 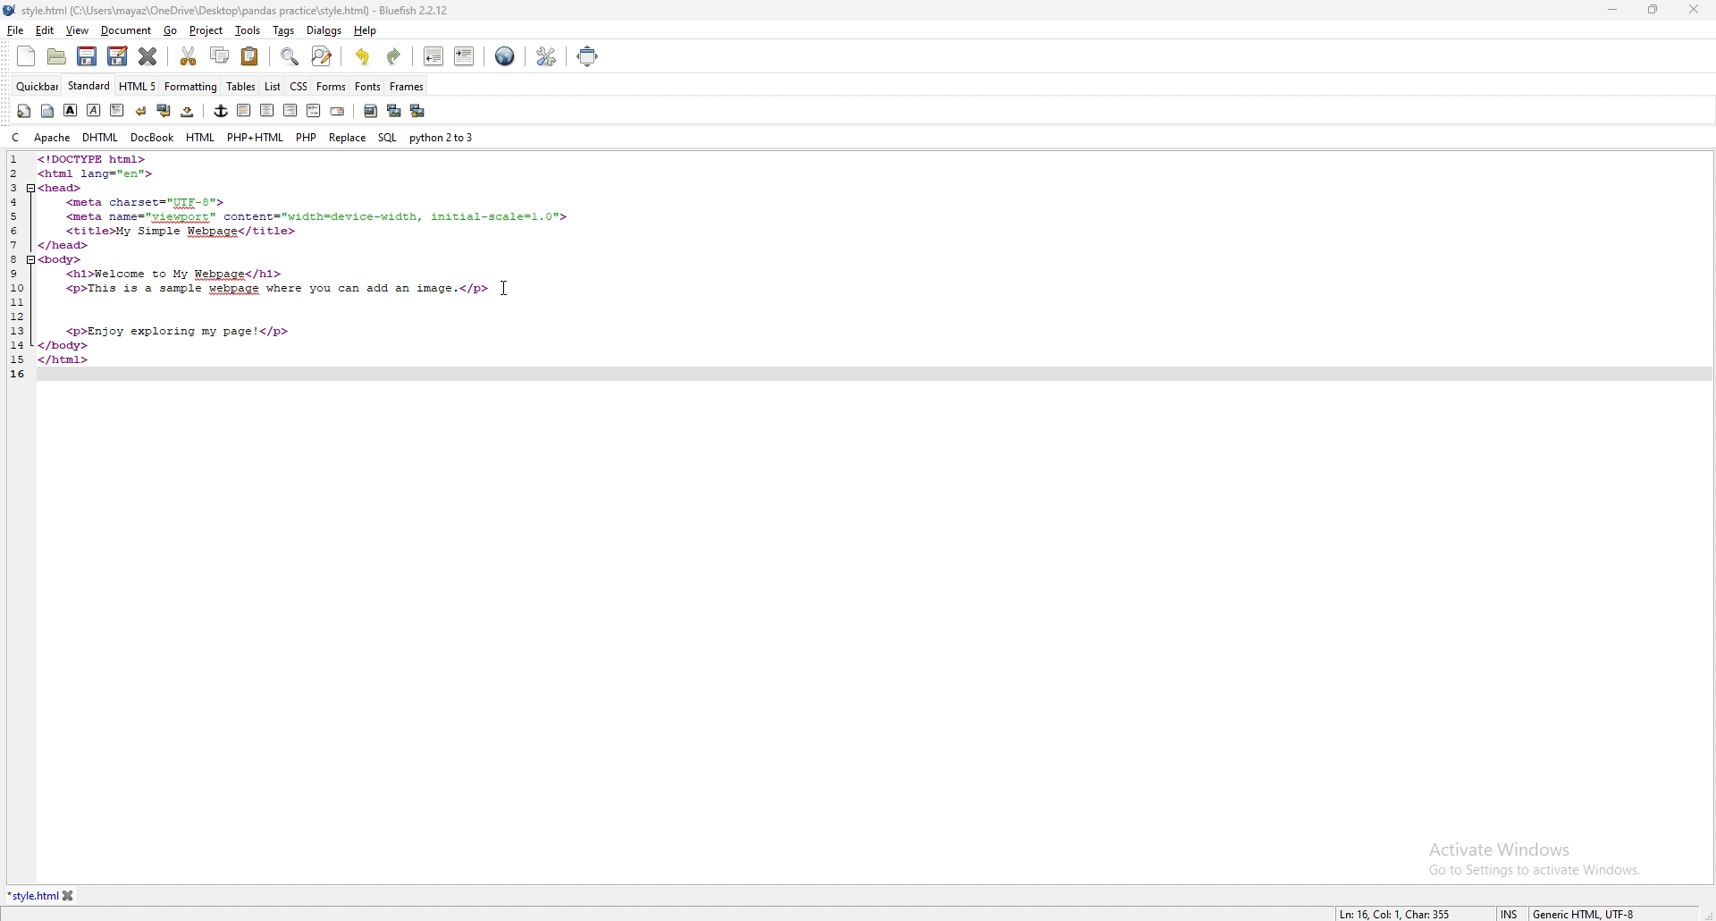 I want to click on edit preferences, so click(x=546, y=56).